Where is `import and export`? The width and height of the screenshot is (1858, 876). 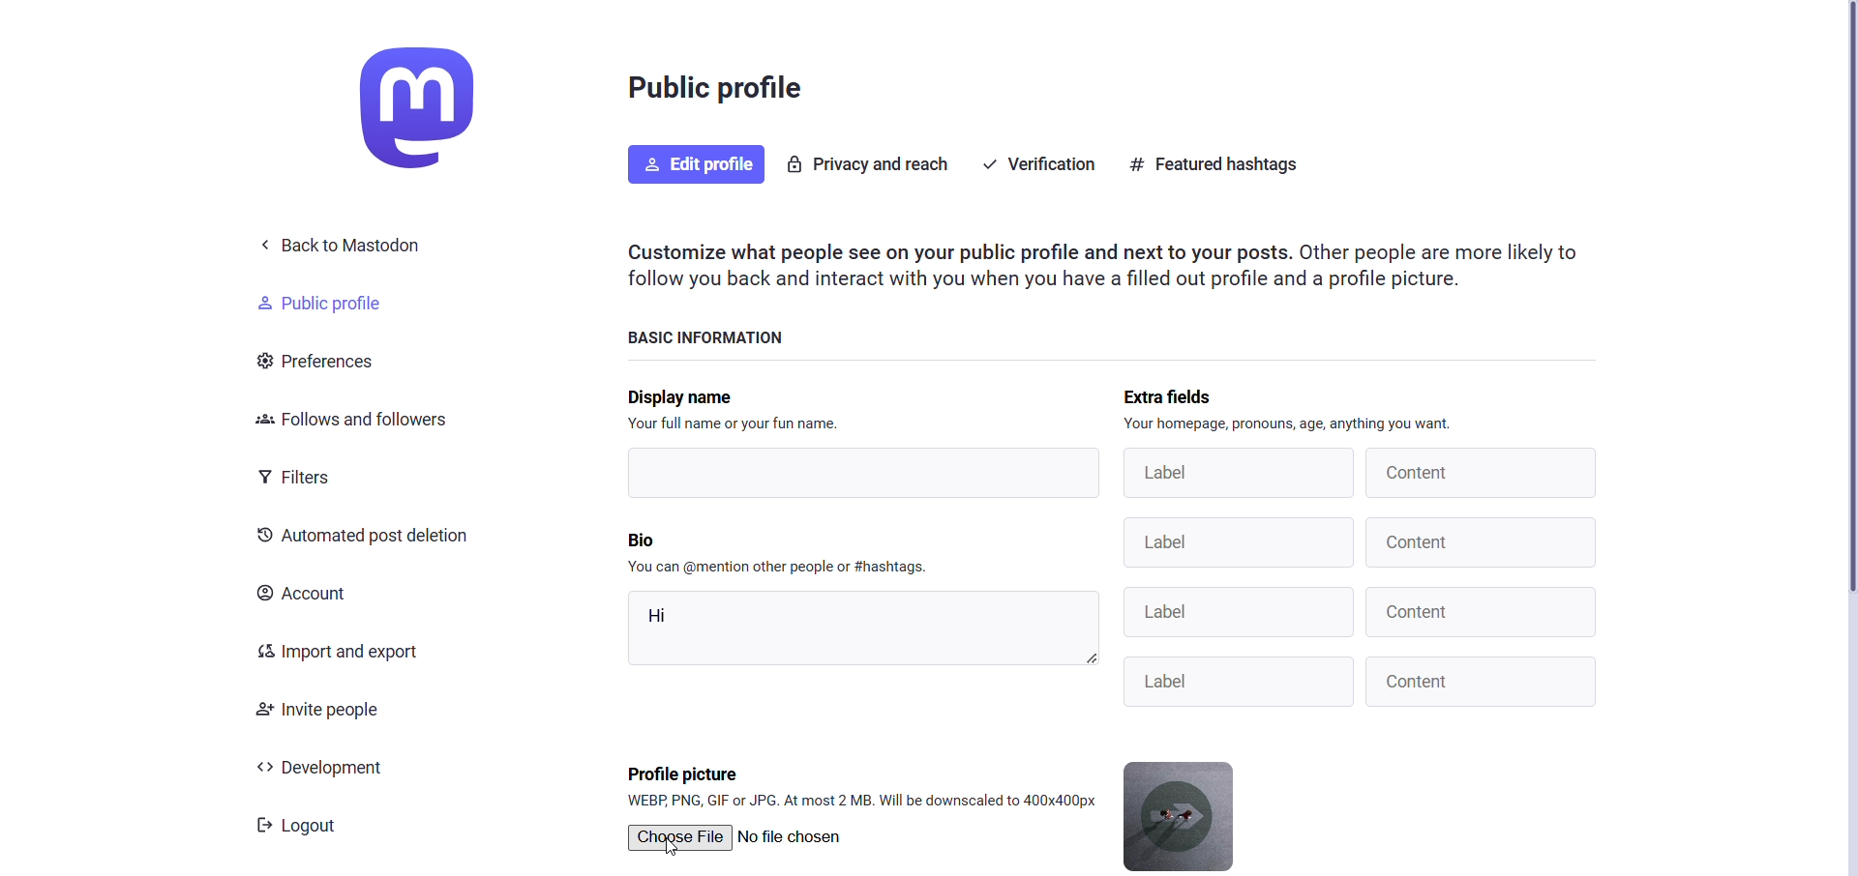 import and export is located at coordinates (327, 651).